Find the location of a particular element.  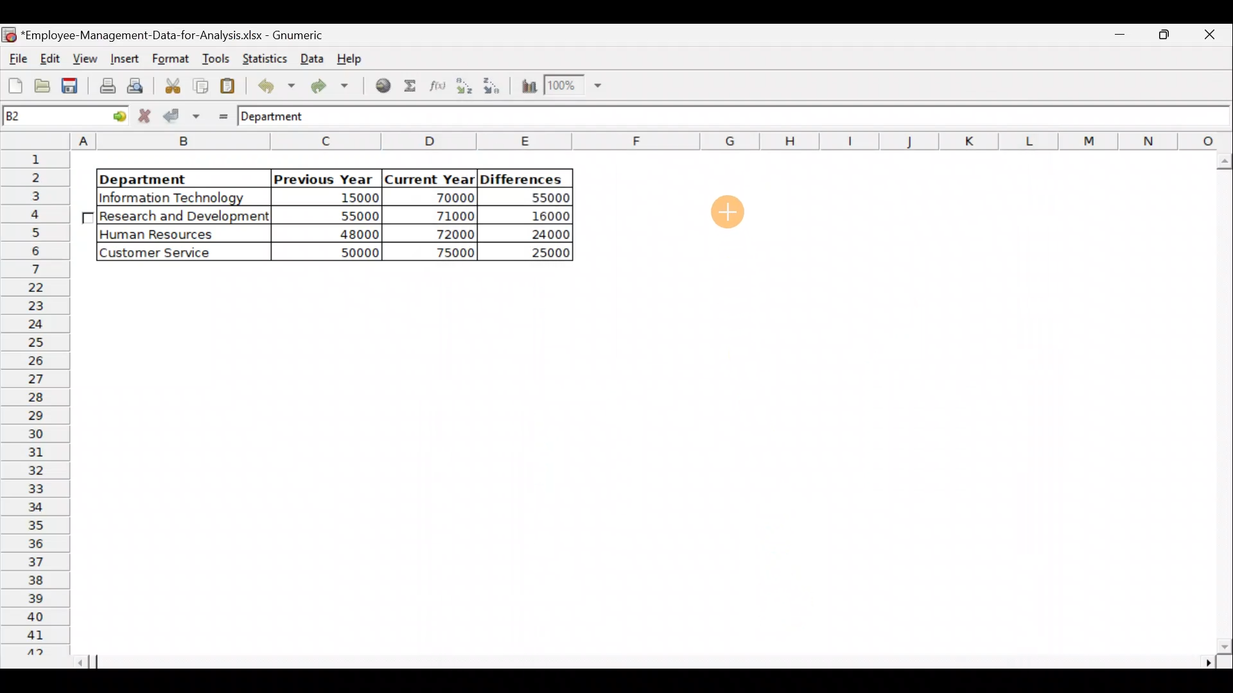

go to is located at coordinates (112, 117).